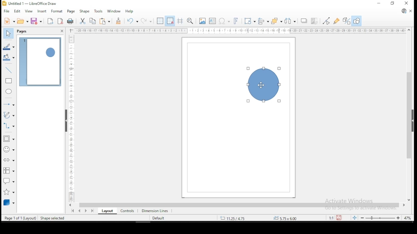 This screenshot has width=417, height=234. What do you see at coordinates (337, 21) in the screenshot?
I see `show gluepoint functions` at bounding box center [337, 21].